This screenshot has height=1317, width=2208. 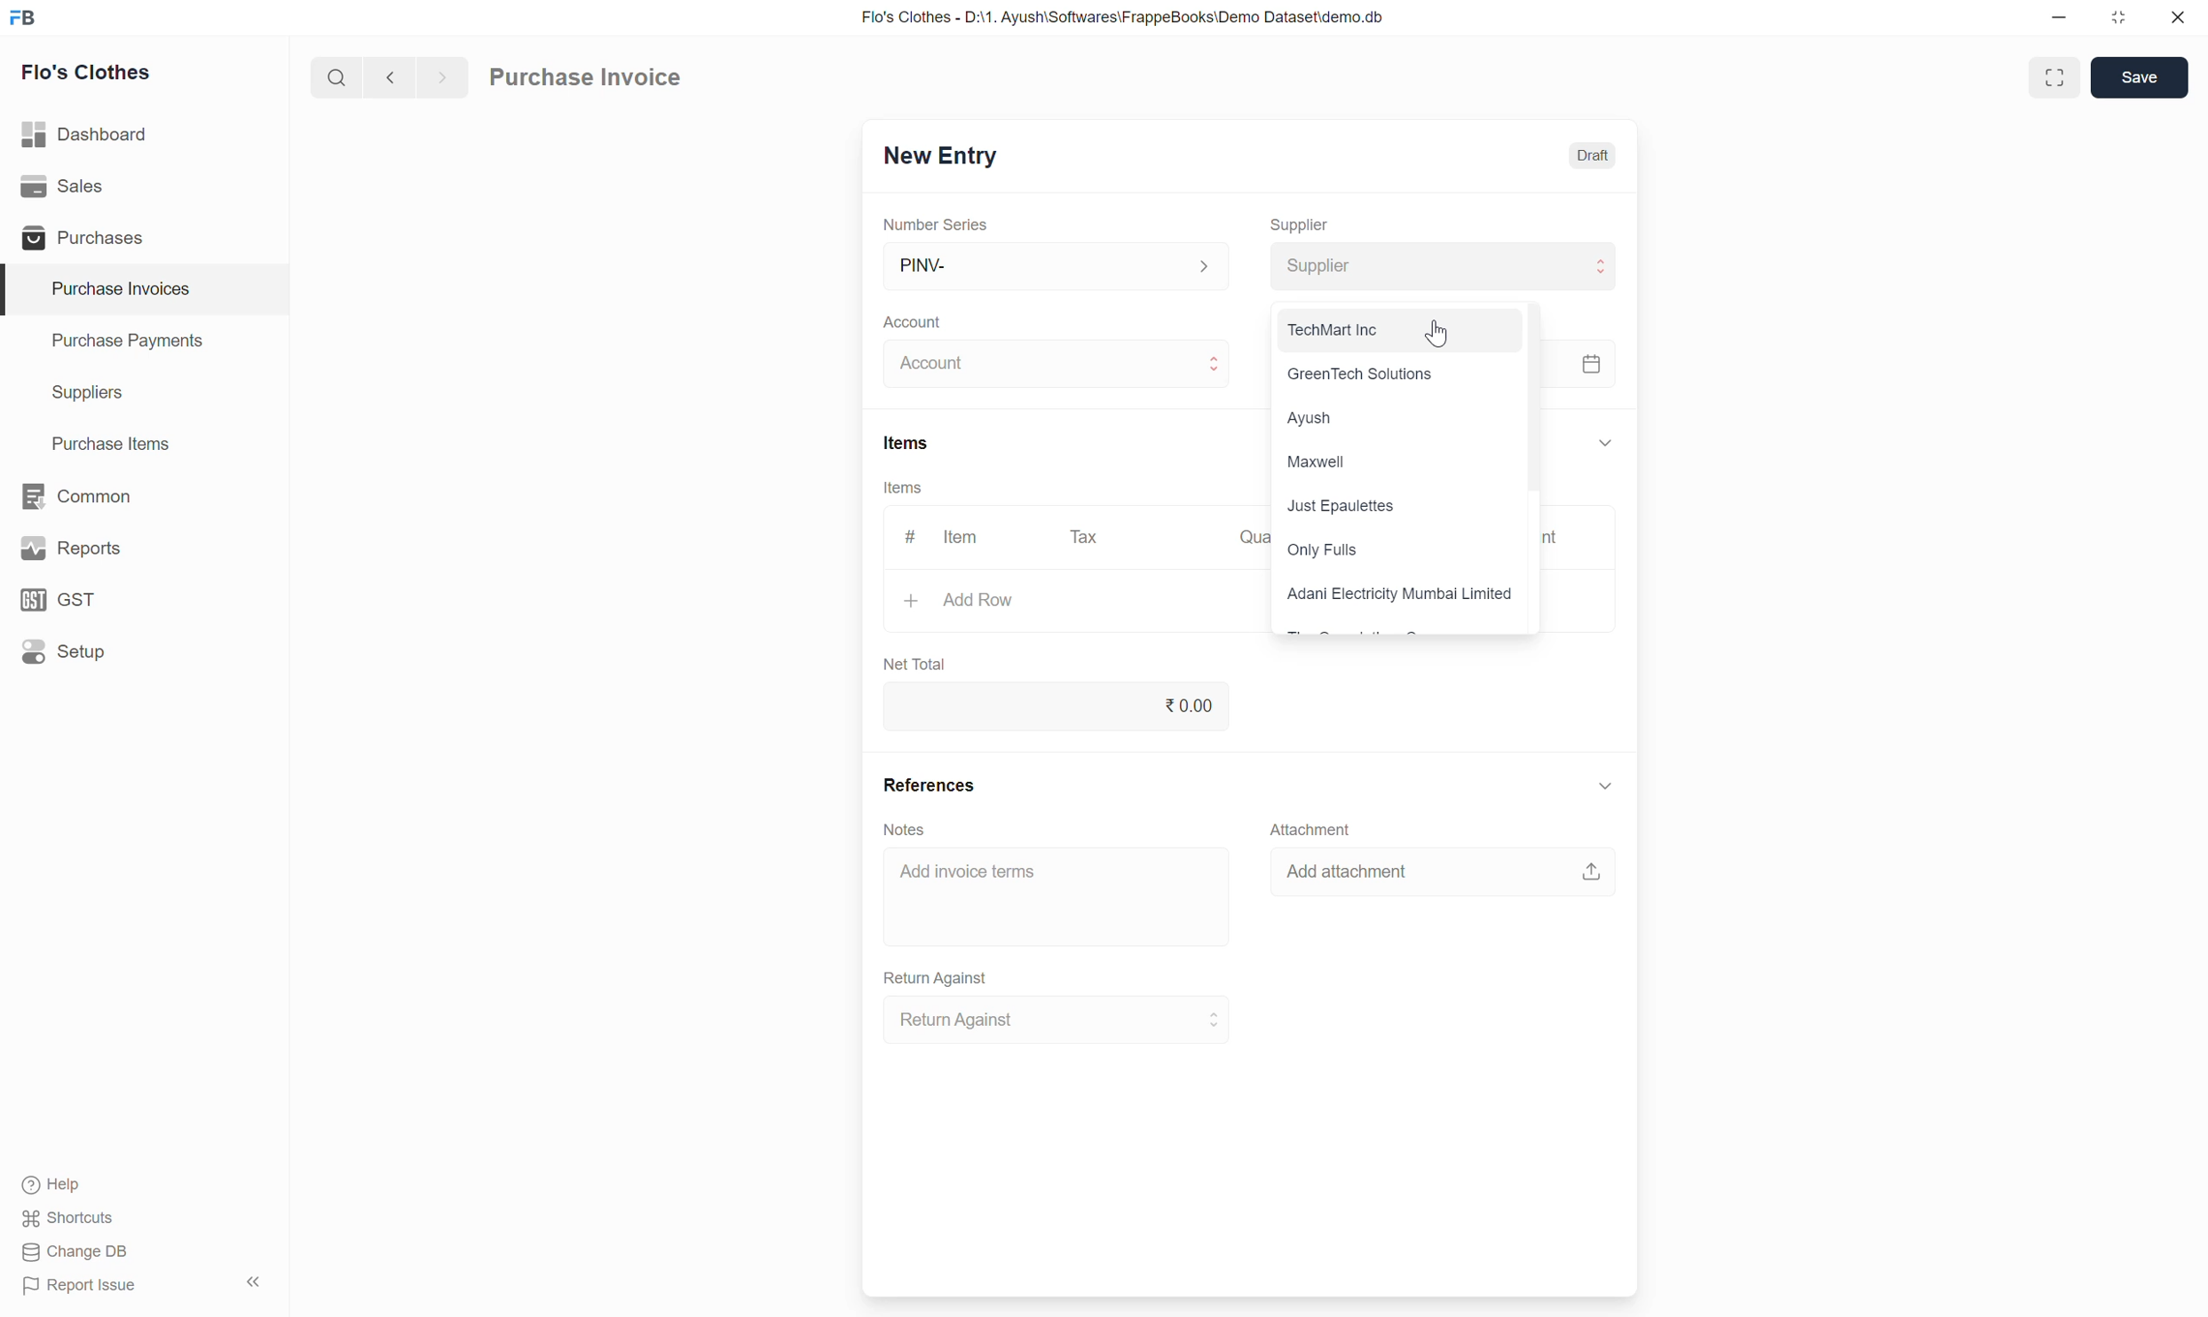 I want to click on Collapse, so click(x=1605, y=442).